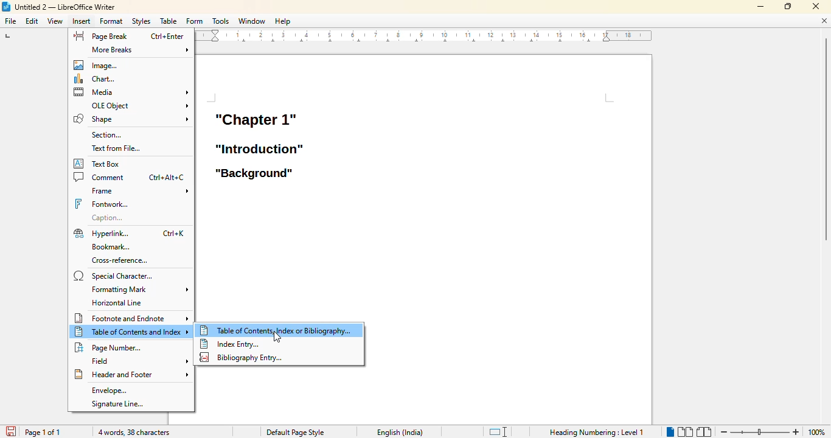  What do you see at coordinates (229, 344) in the screenshot?
I see `index entry` at bounding box center [229, 344].